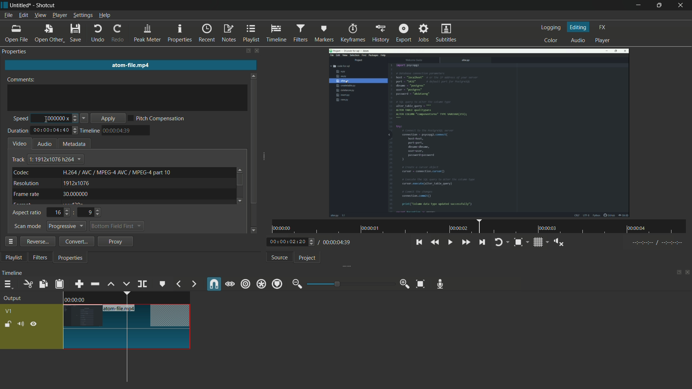 The width and height of the screenshot is (692, 389). What do you see at coordinates (258, 51) in the screenshot?
I see `close filters` at bounding box center [258, 51].